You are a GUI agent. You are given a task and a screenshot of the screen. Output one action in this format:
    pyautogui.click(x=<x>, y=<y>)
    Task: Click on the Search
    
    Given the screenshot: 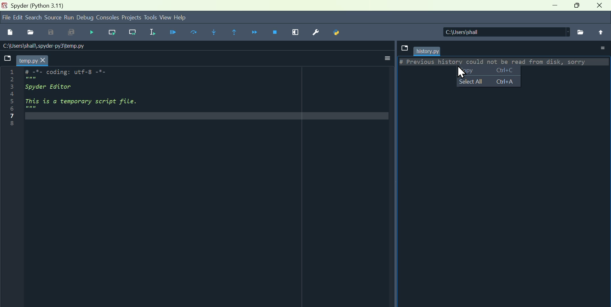 What is the action you would take?
    pyautogui.click(x=33, y=17)
    